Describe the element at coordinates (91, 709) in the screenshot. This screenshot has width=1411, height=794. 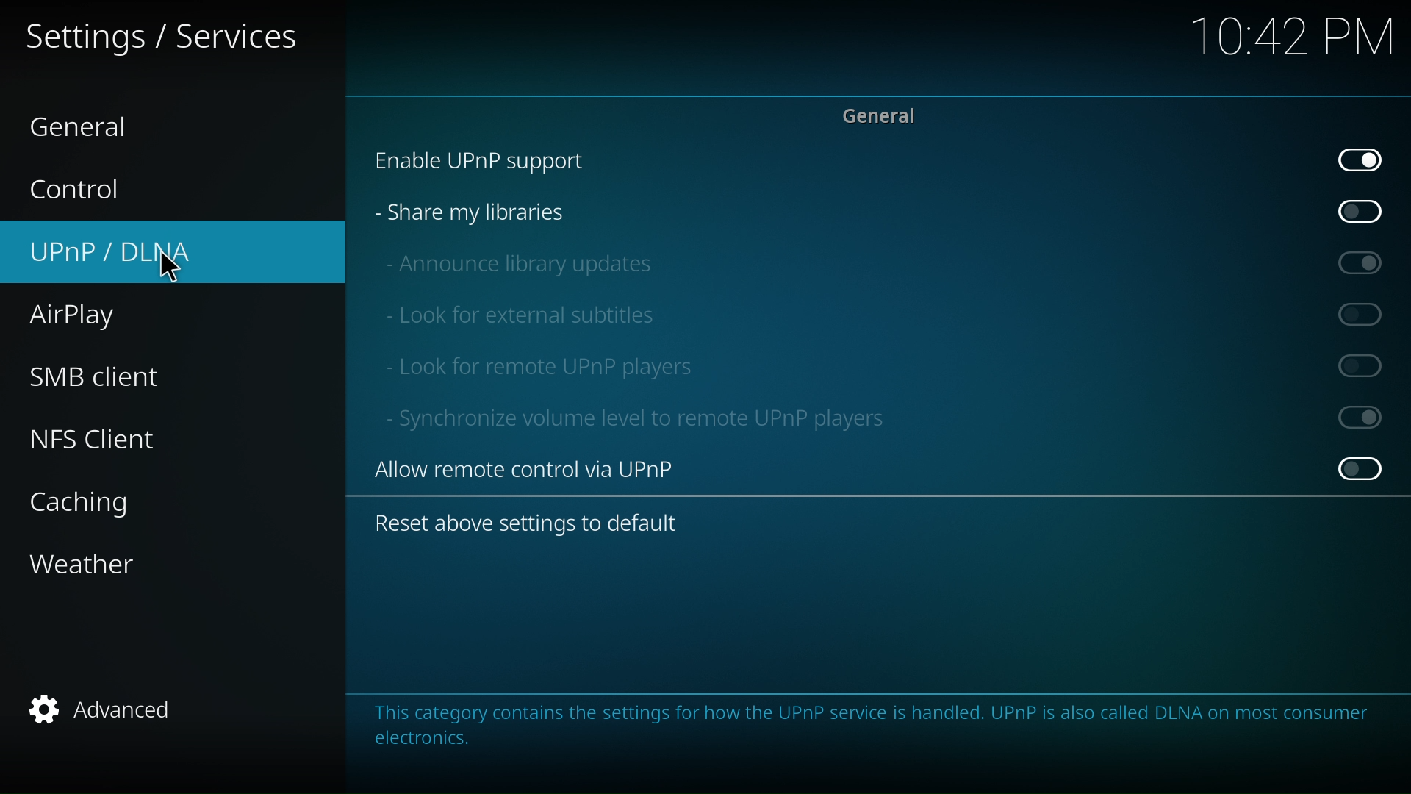
I see `advanced` at that location.